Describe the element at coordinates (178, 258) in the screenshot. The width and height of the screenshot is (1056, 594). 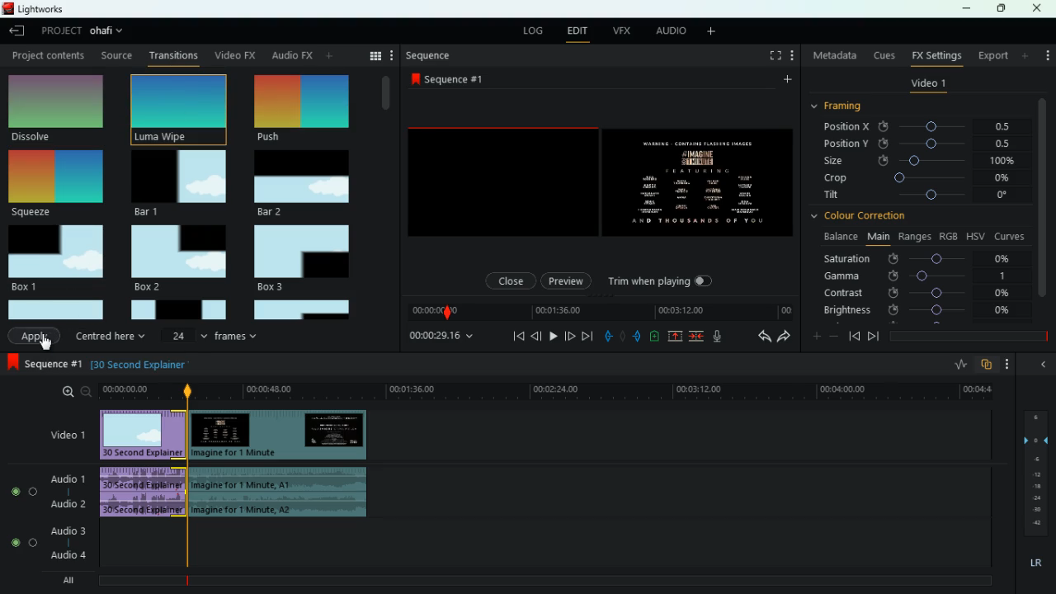
I see `box 2` at that location.